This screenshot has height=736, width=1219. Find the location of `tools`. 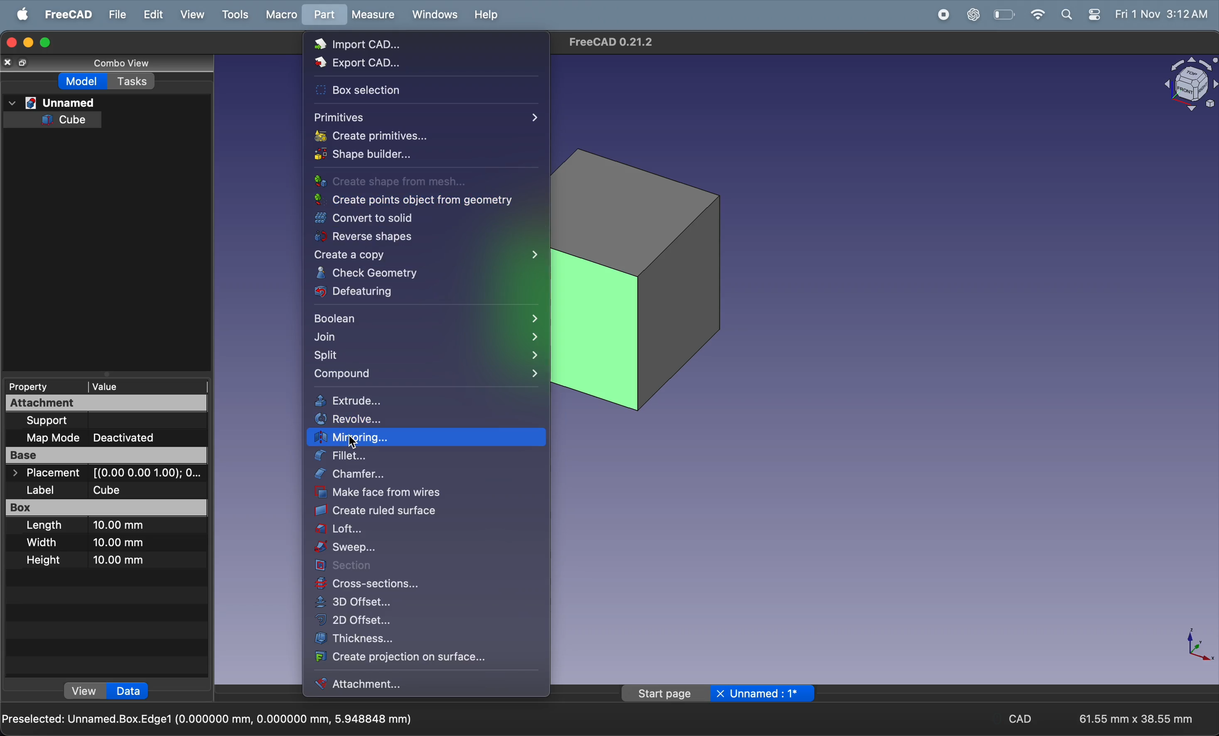

tools is located at coordinates (234, 13).